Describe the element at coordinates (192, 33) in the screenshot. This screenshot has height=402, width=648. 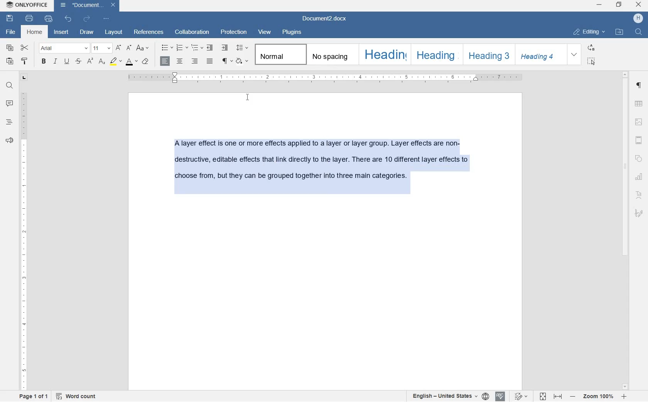
I see `collaboration` at that location.